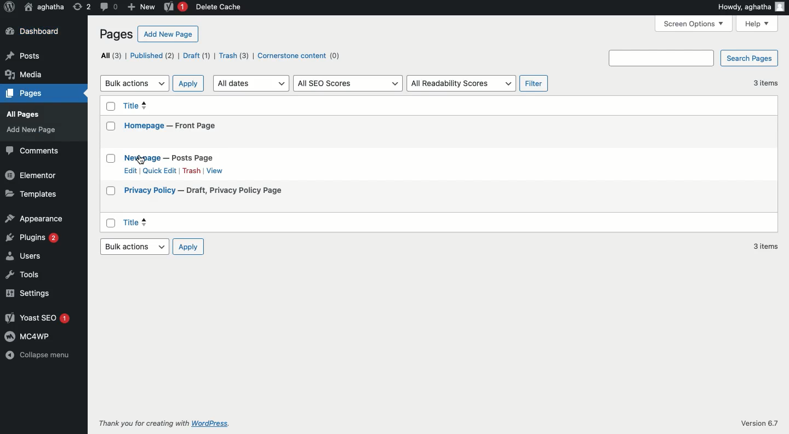 The width and height of the screenshot is (789, 434). What do you see at coordinates (169, 157) in the screenshot?
I see `New page — Posts Page` at bounding box center [169, 157].